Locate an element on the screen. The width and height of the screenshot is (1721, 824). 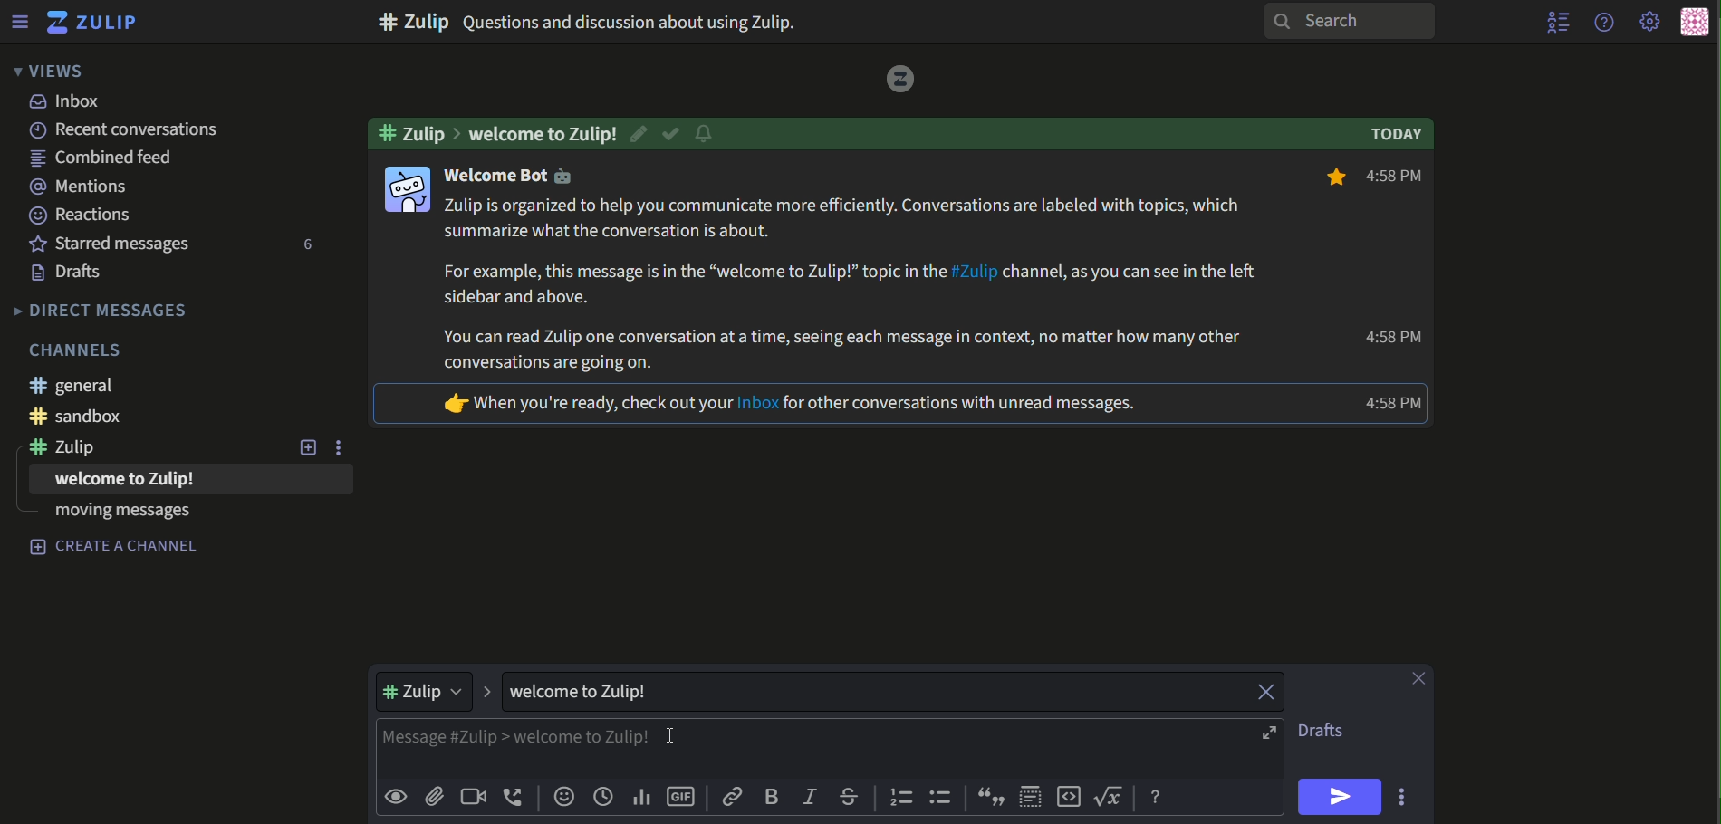
dropdown is located at coordinates (427, 692).